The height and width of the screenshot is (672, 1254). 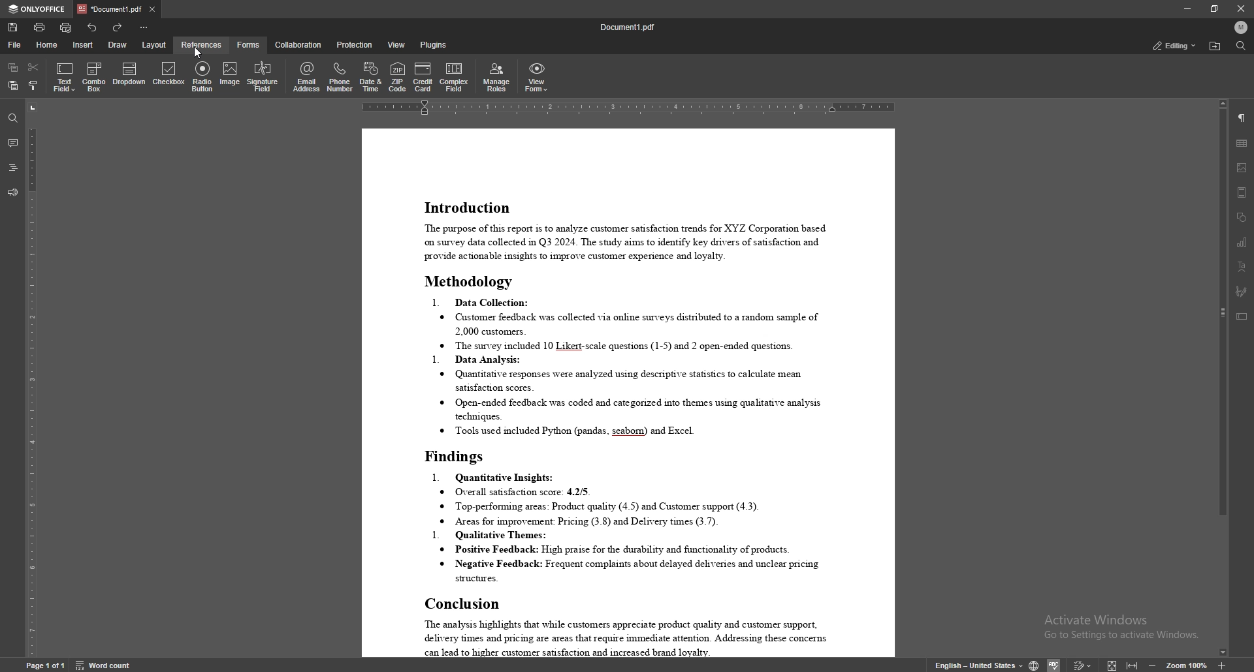 I want to click on zoom, so click(x=1191, y=664).